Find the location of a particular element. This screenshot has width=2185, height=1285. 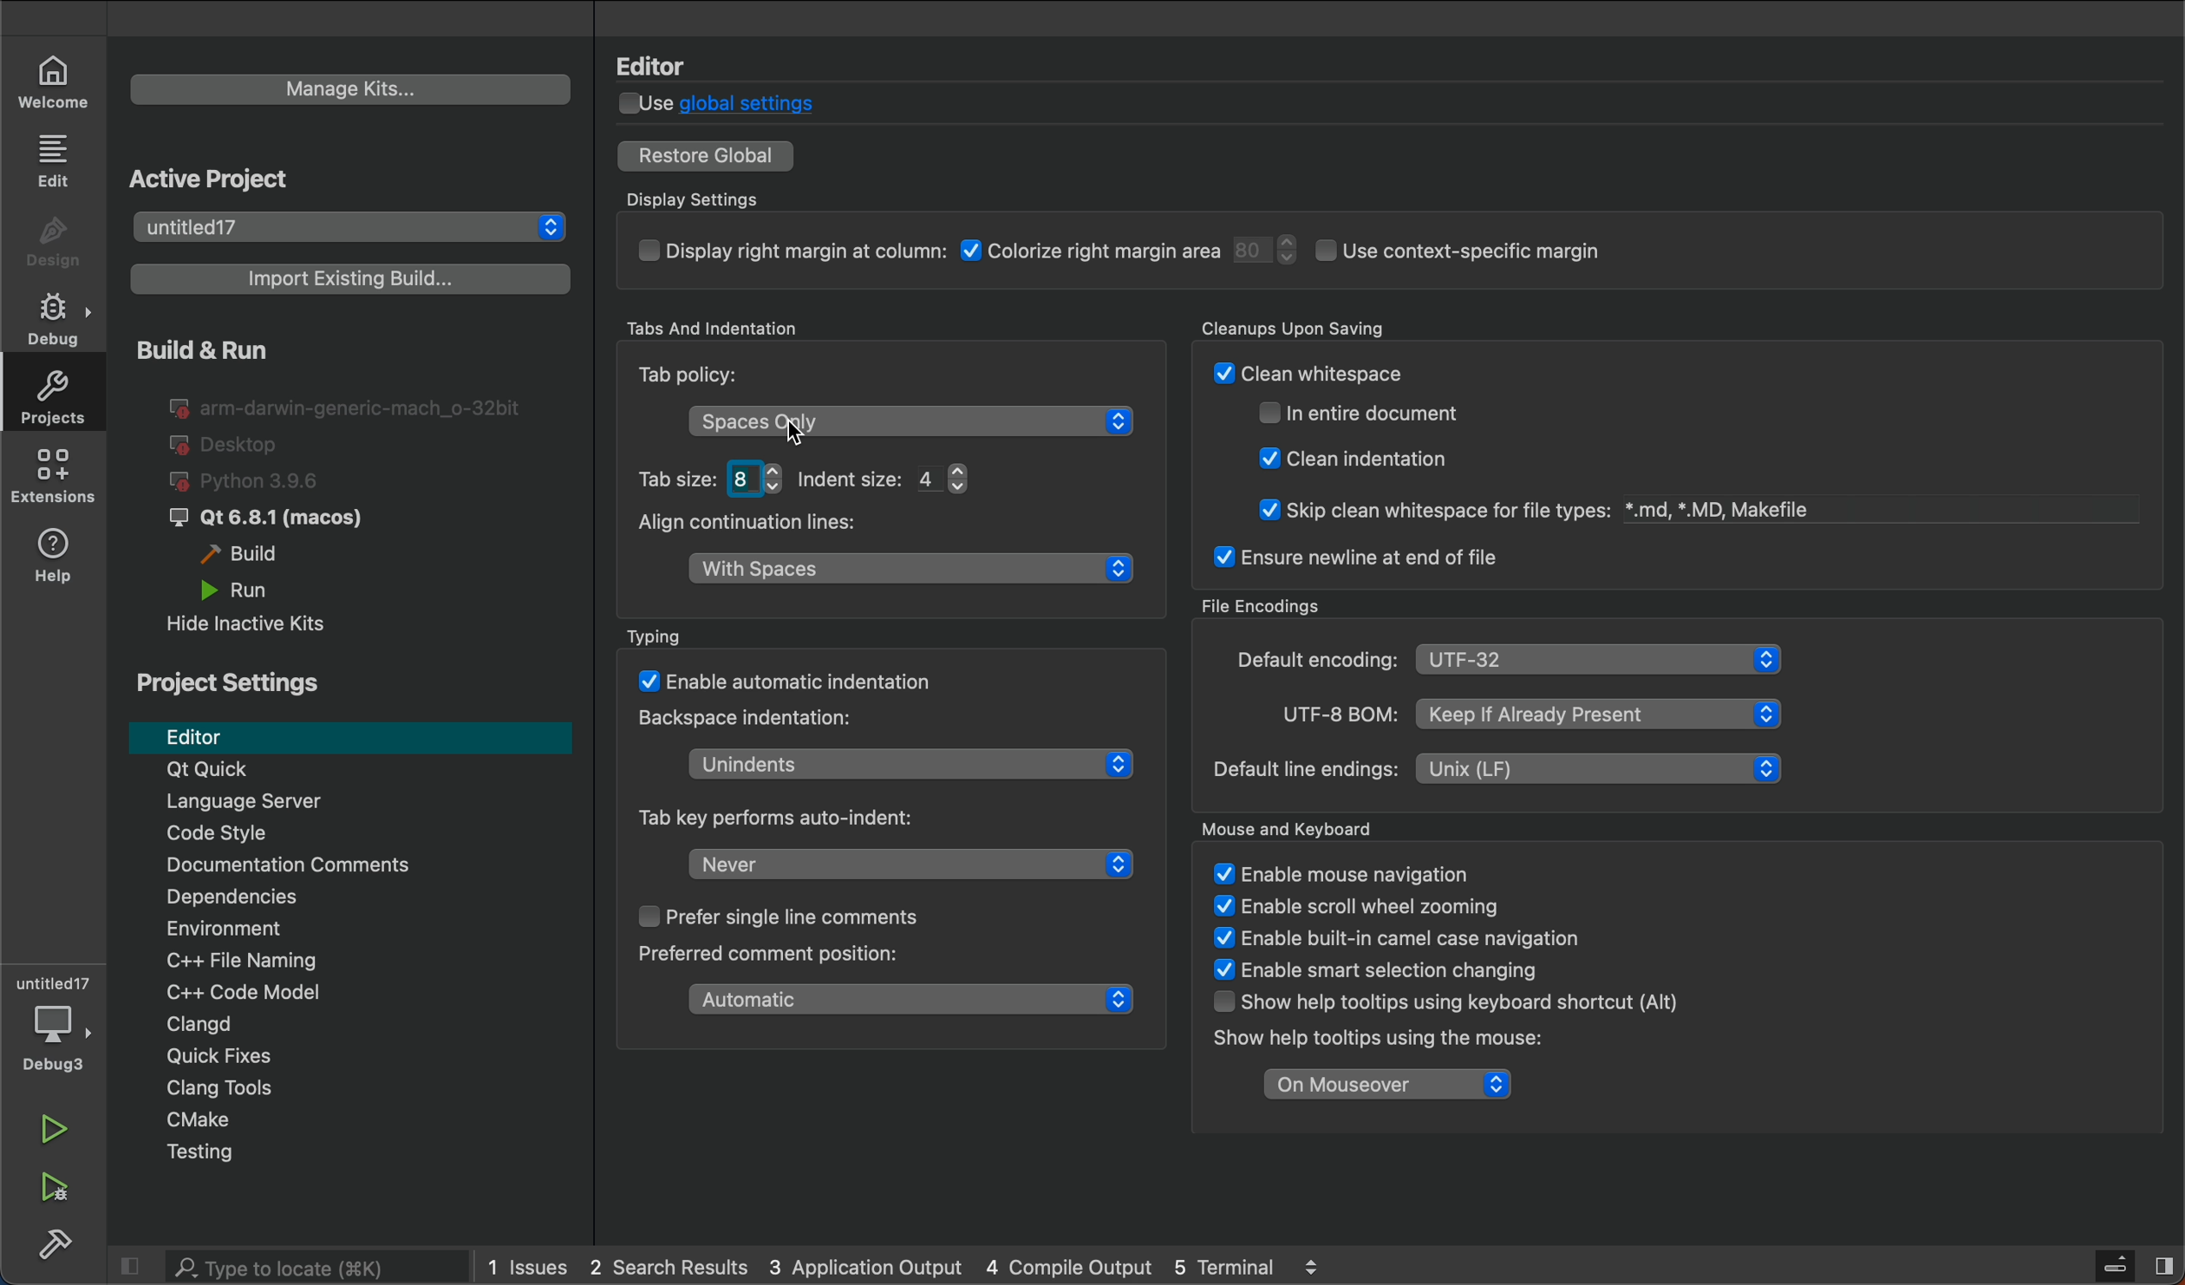

enable atomatic  is located at coordinates (881, 676).